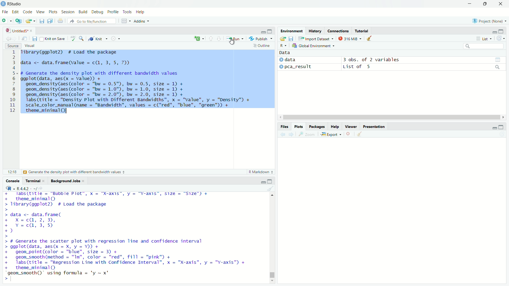 This screenshot has width=509, height=286. Describe the element at coordinates (316, 127) in the screenshot. I see `Packages` at that location.